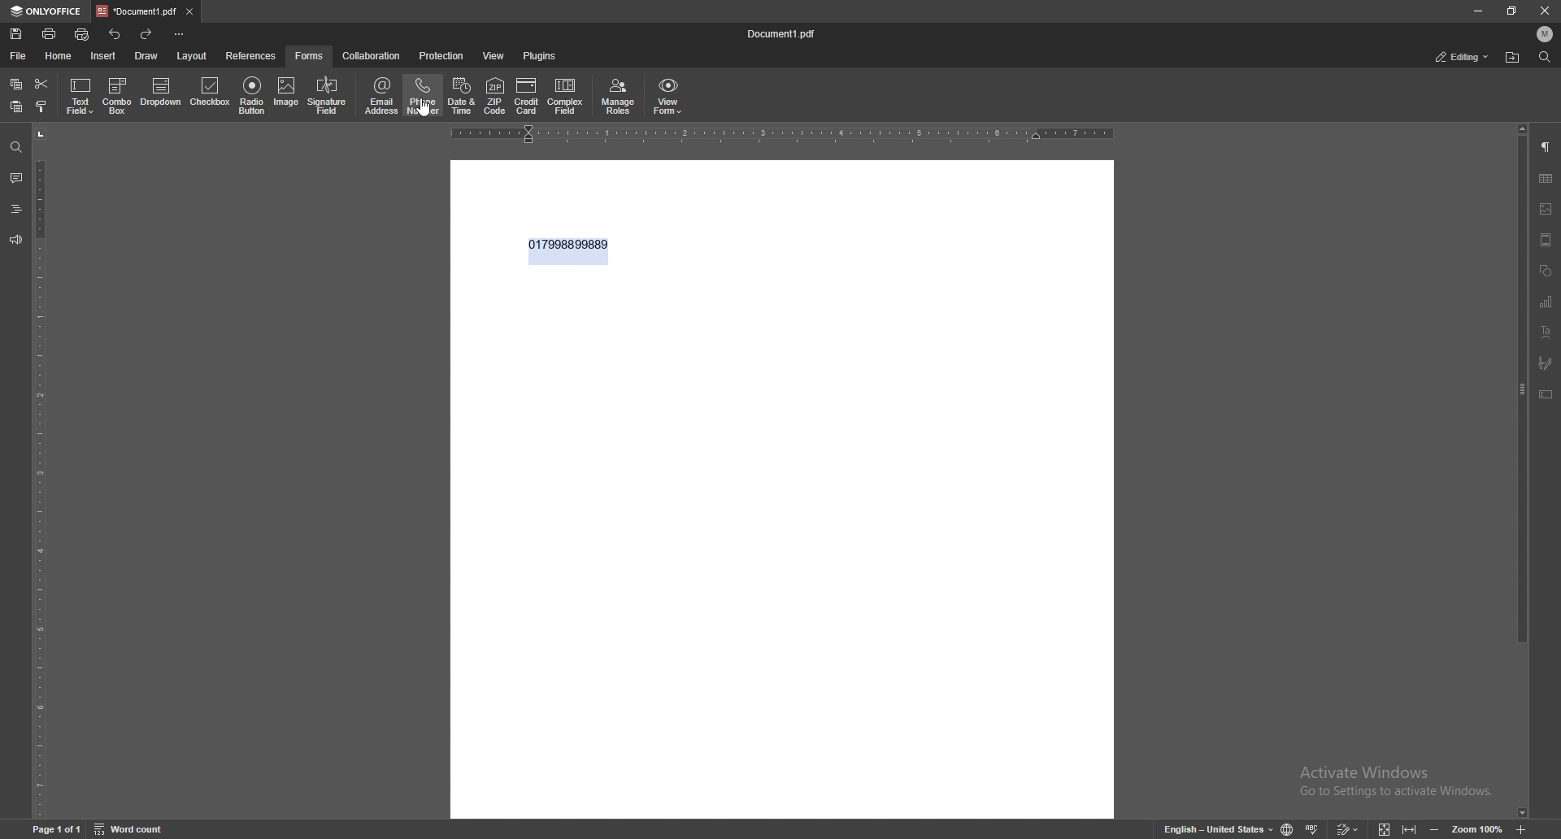  I want to click on paste, so click(16, 107).